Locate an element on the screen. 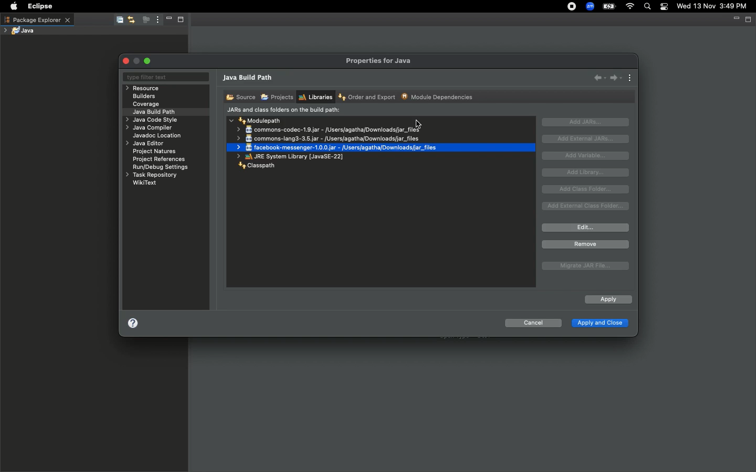 Image resolution: width=756 pixels, height=472 pixels. Add JARs is located at coordinates (586, 122).